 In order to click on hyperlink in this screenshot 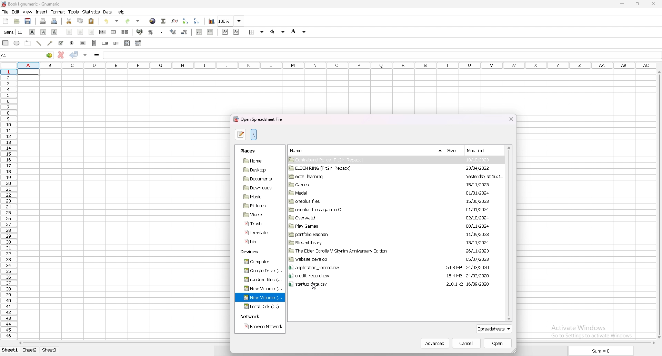, I will do `click(152, 21)`.